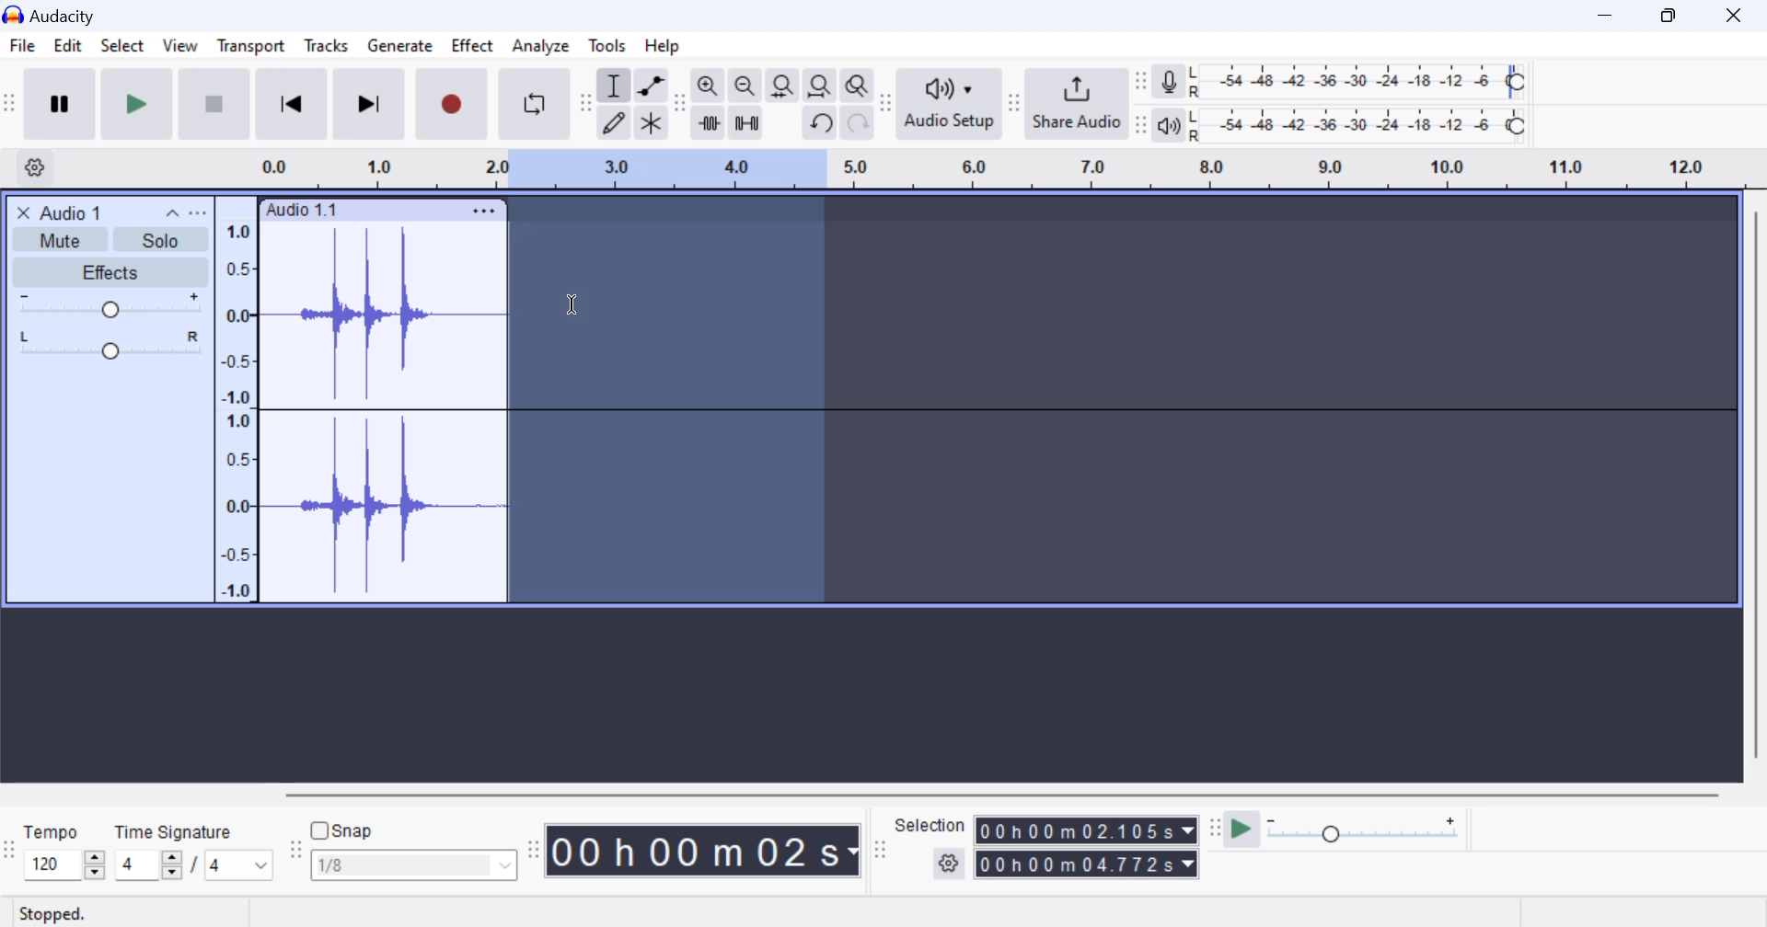  What do you see at coordinates (54, 915) in the screenshot?
I see `Clip Status` at bounding box center [54, 915].